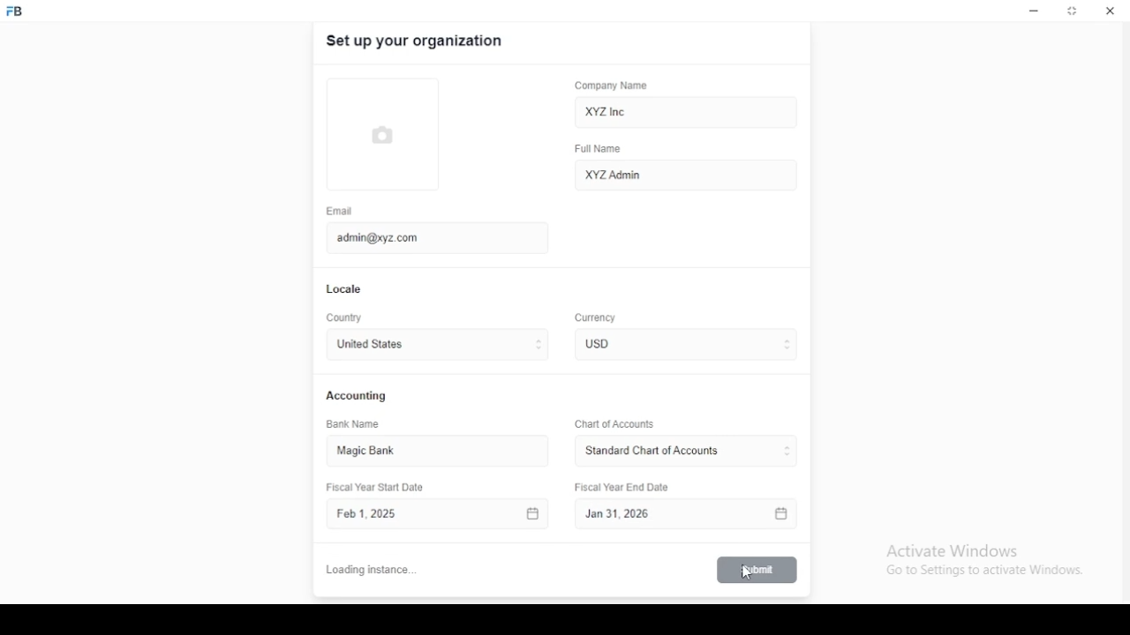 This screenshot has width=1130, height=635. What do you see at coordinates (608, 344) in the screenshot?
I see `currency` at bounding box center [608, 344].